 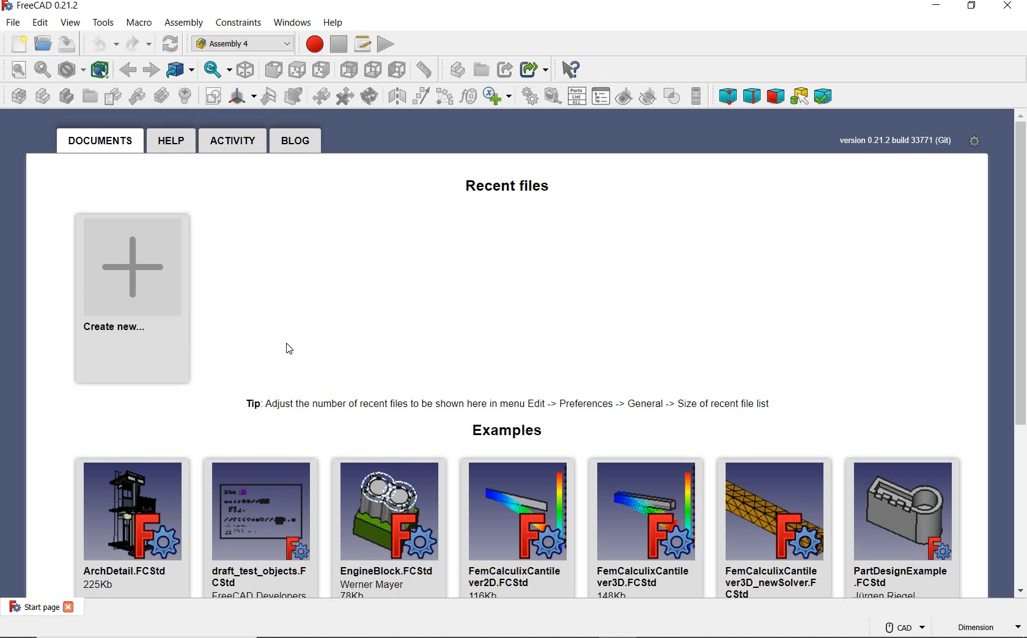 I want to click on Assembly 4, so click(x=242, y=44).